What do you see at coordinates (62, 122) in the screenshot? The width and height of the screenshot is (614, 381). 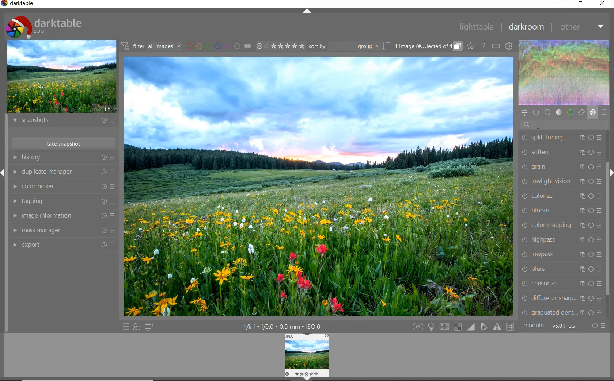 I see `snapshots` at bounding box center [62, 122].